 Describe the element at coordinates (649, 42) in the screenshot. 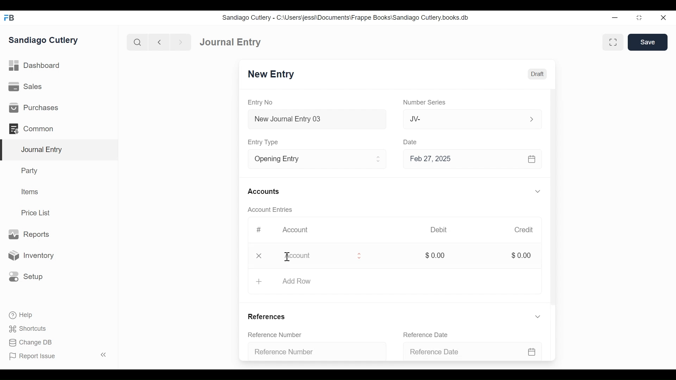

I see `Save` at that location.